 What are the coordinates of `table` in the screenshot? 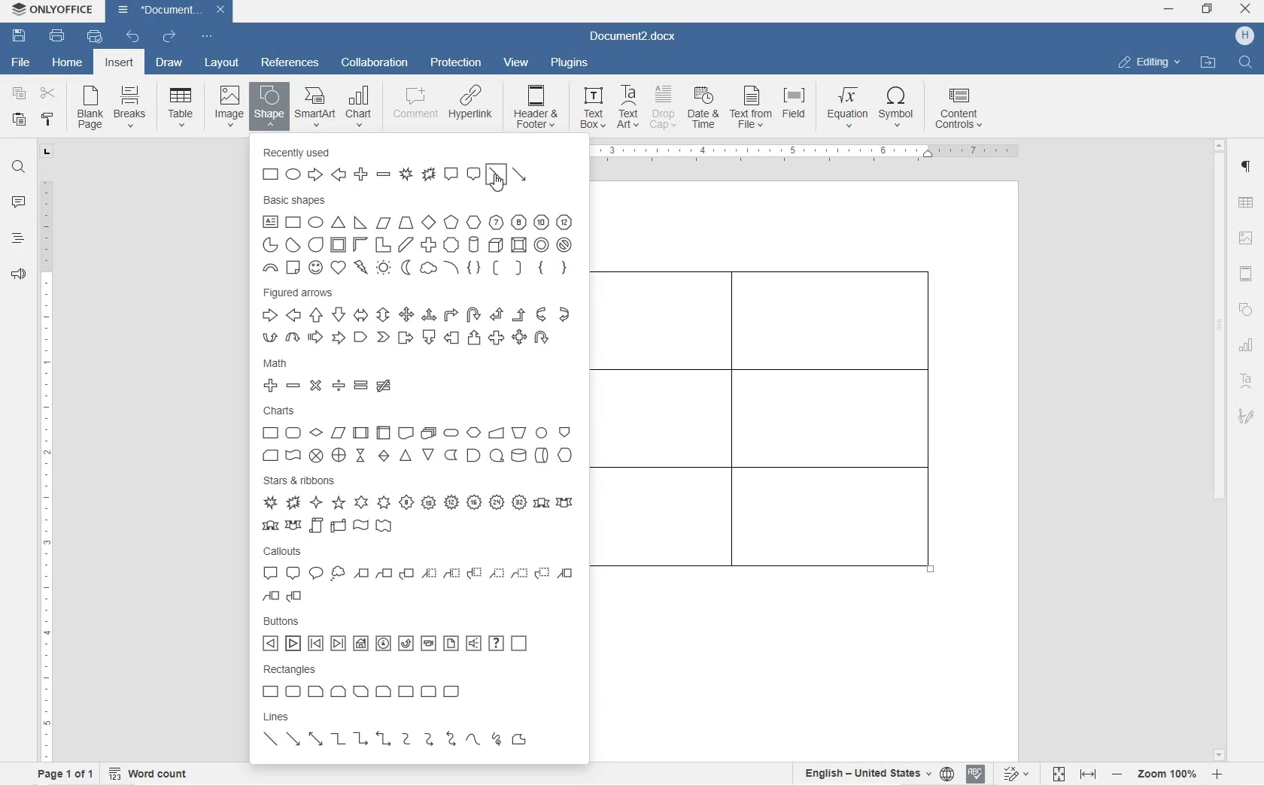 It's located at (1246, 204).